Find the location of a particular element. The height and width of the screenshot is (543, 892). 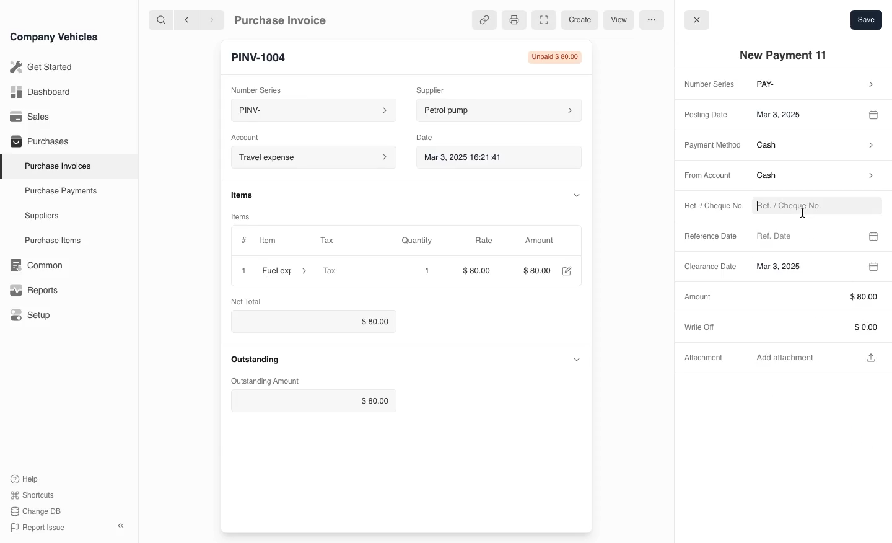

$0.00 is located at coordinates (310, 321).